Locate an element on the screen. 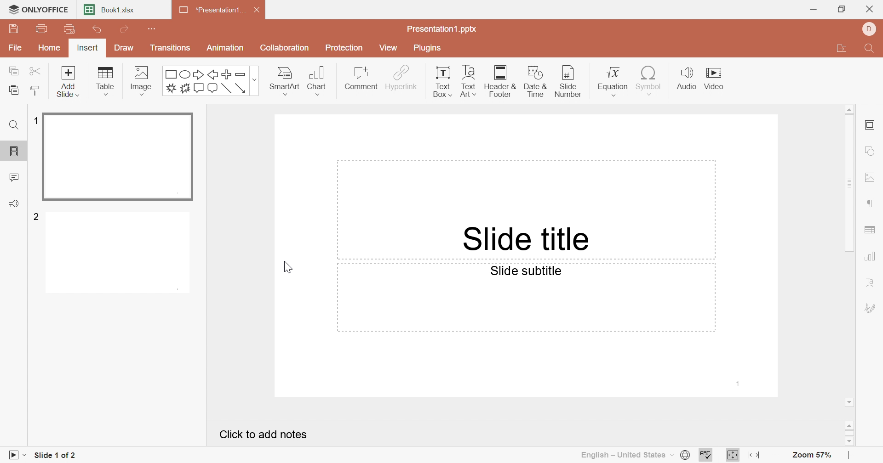  Signature settings is located at coordinates (871, 308).